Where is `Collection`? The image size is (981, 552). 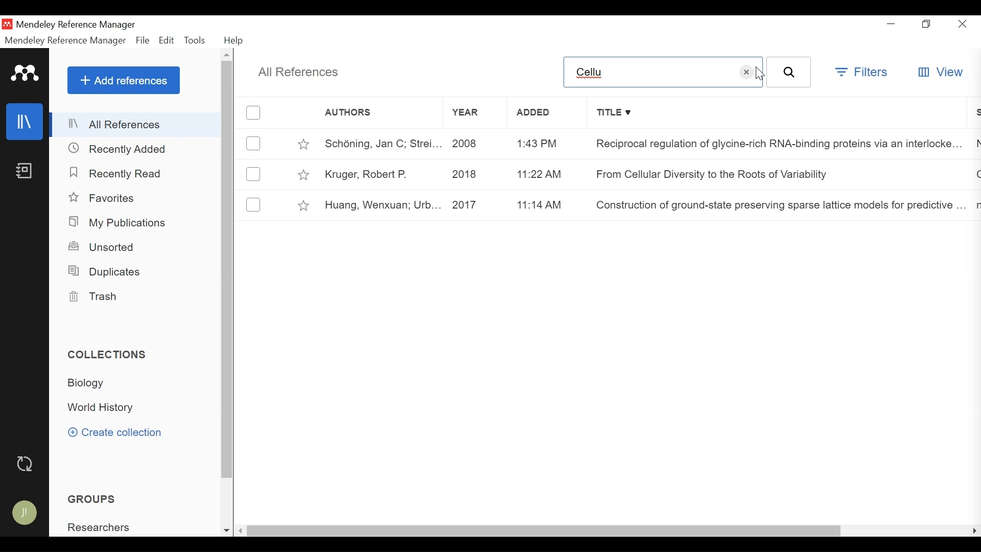 Collection is located at coordinates (87, 383).